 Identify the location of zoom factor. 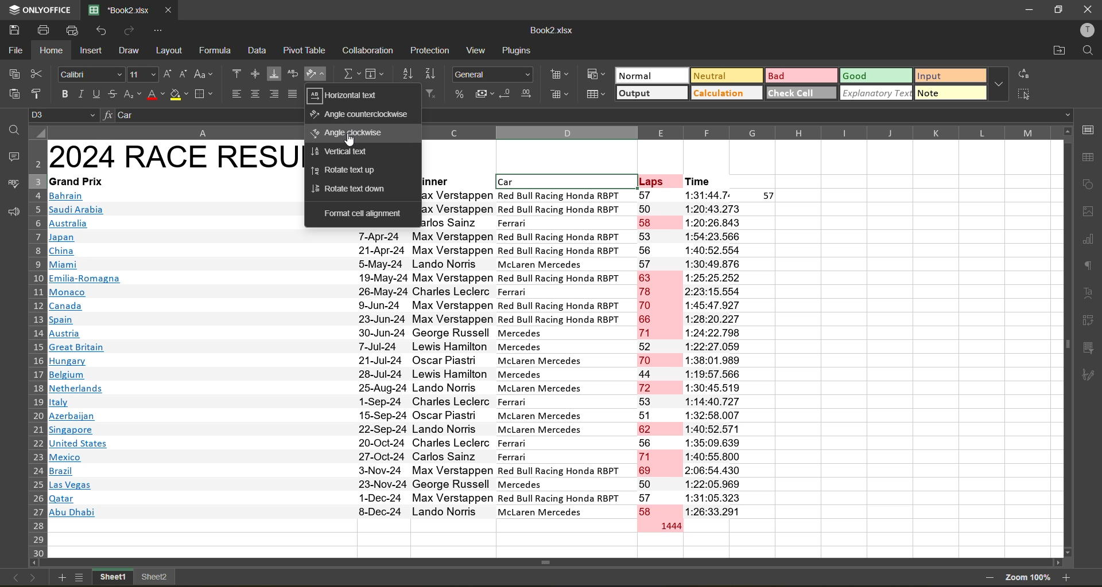
(1029, 577).